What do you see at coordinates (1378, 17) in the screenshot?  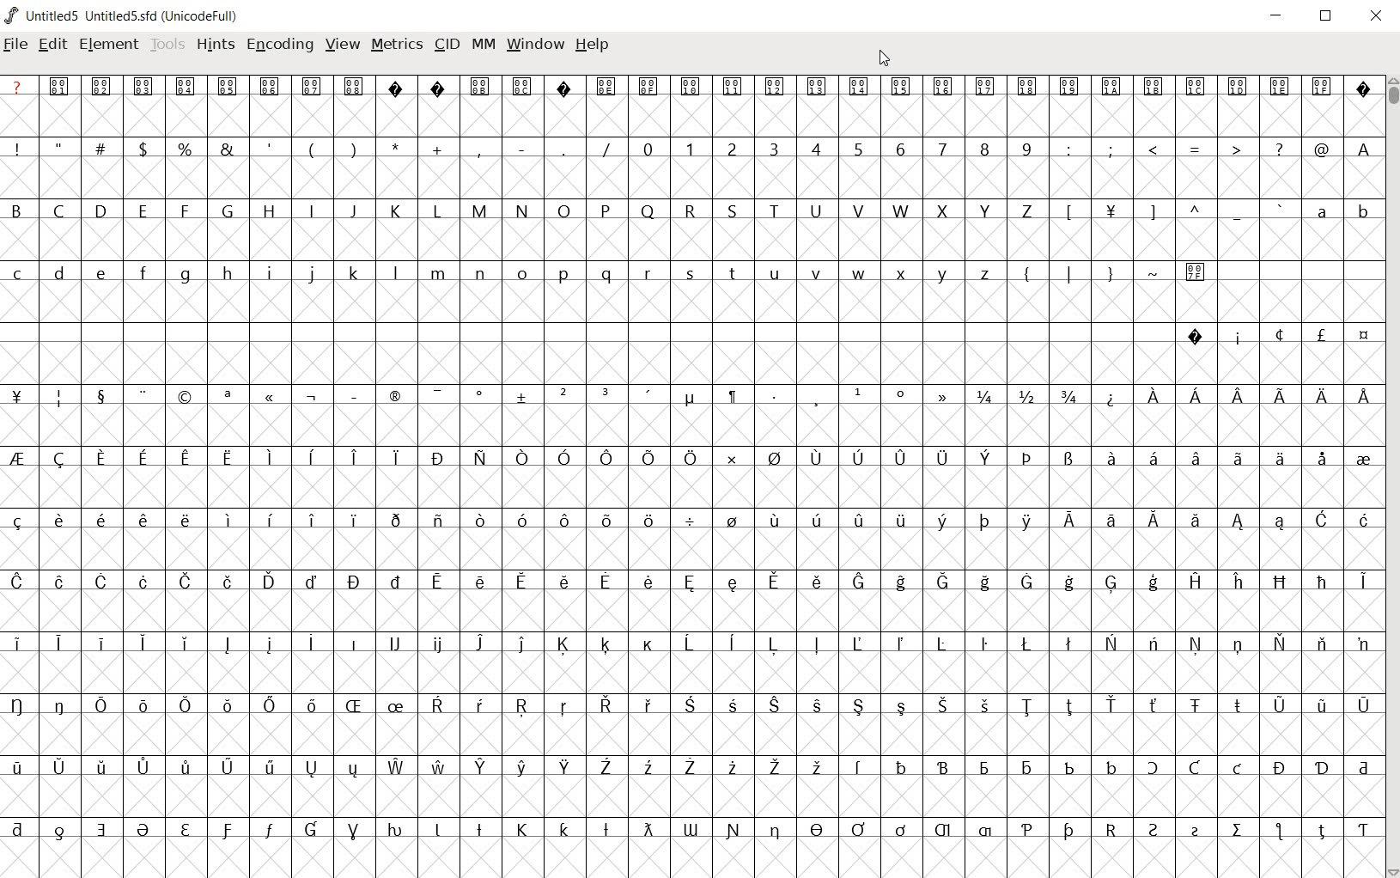 I see `close` at bounding box center [1378, 17].